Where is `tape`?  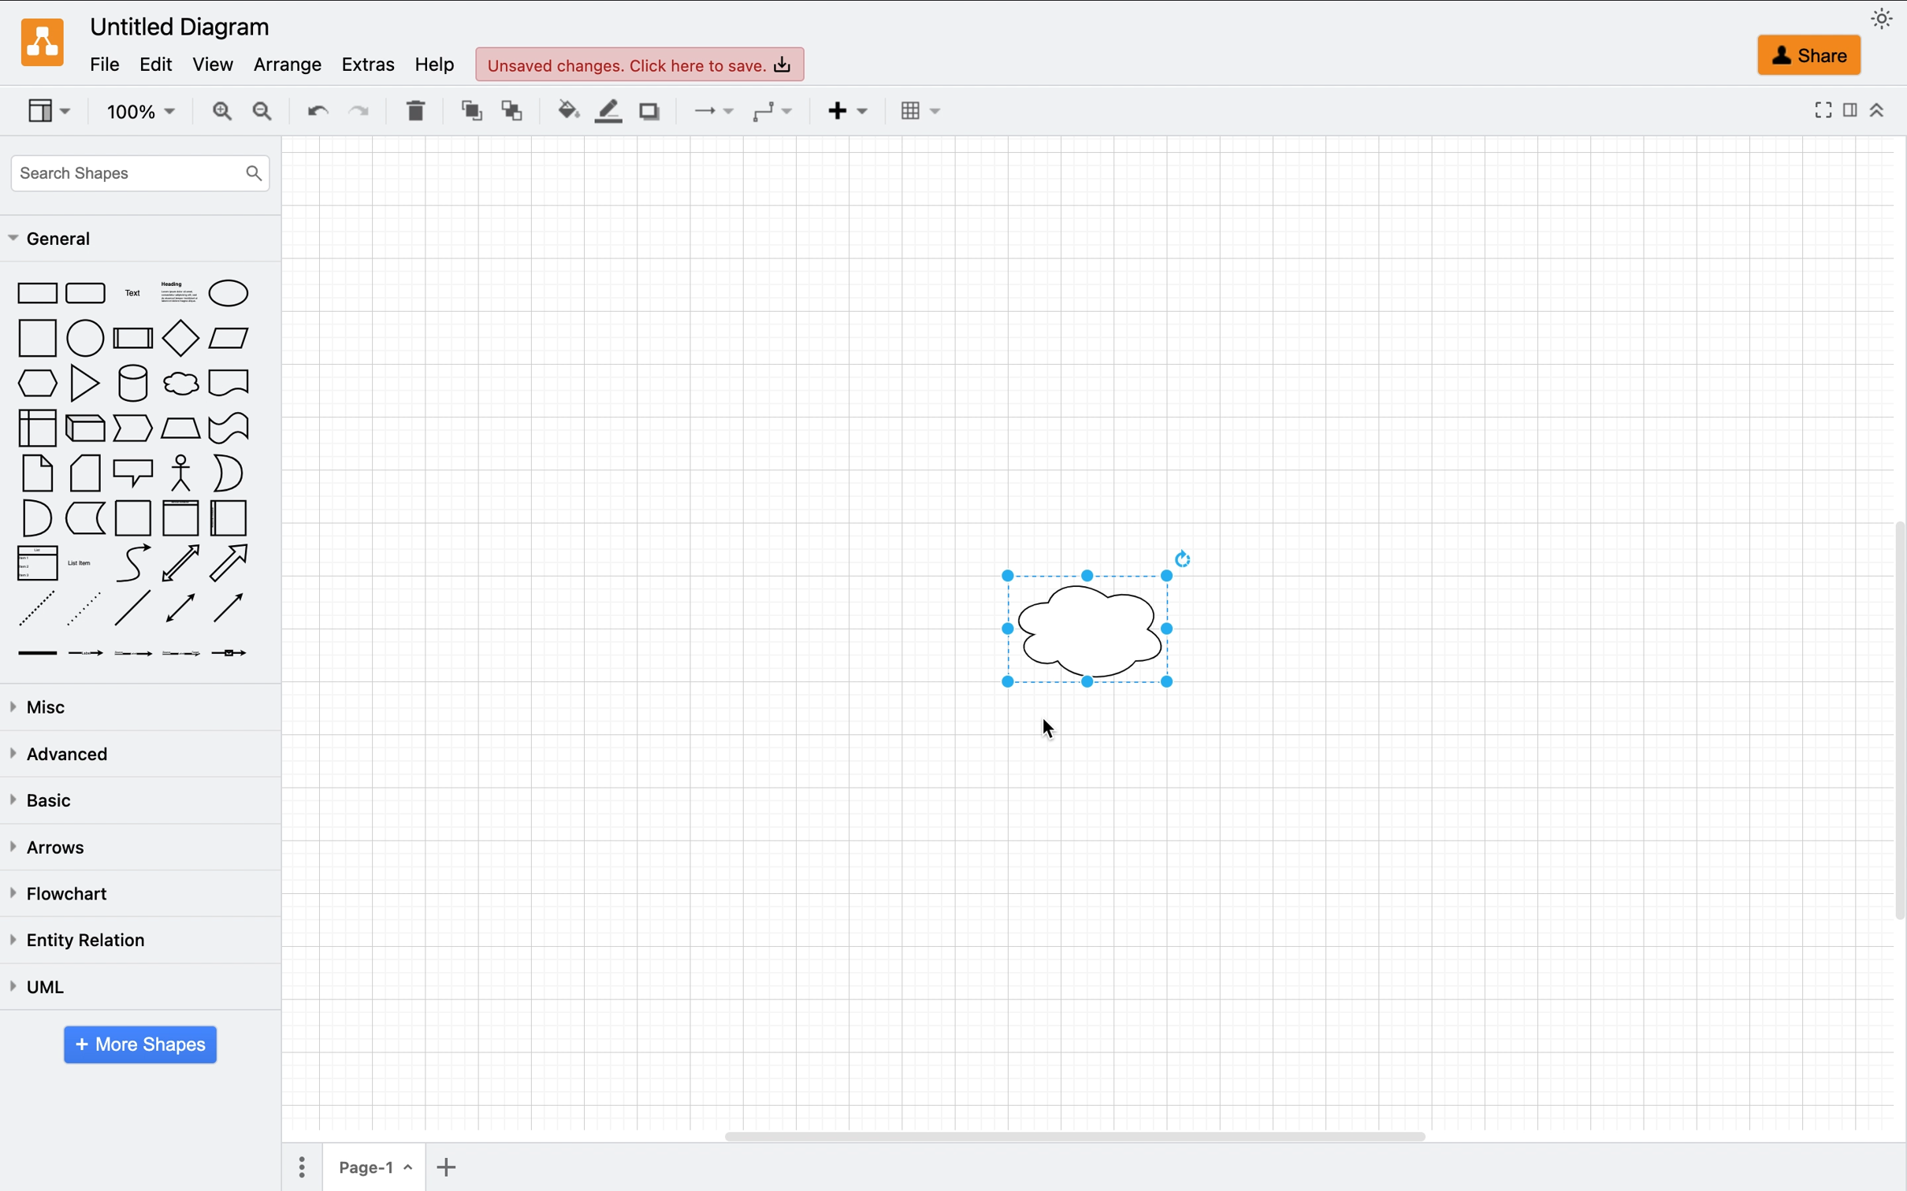 tape is located at coordinates (229, 429).